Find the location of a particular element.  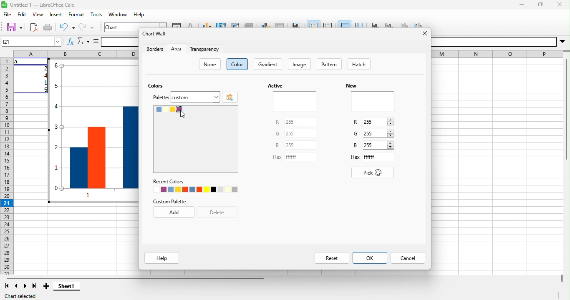

custom colors is located at coordinates (196, 139).